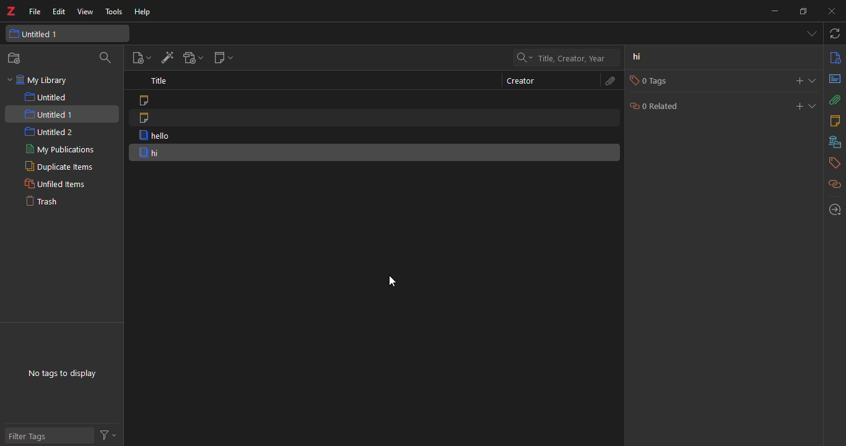 This screenshot has height=446, width=846. What do you see at coordinates (113, 12) in the screenshot?
I see `tools` at bounding box center [113, 12].